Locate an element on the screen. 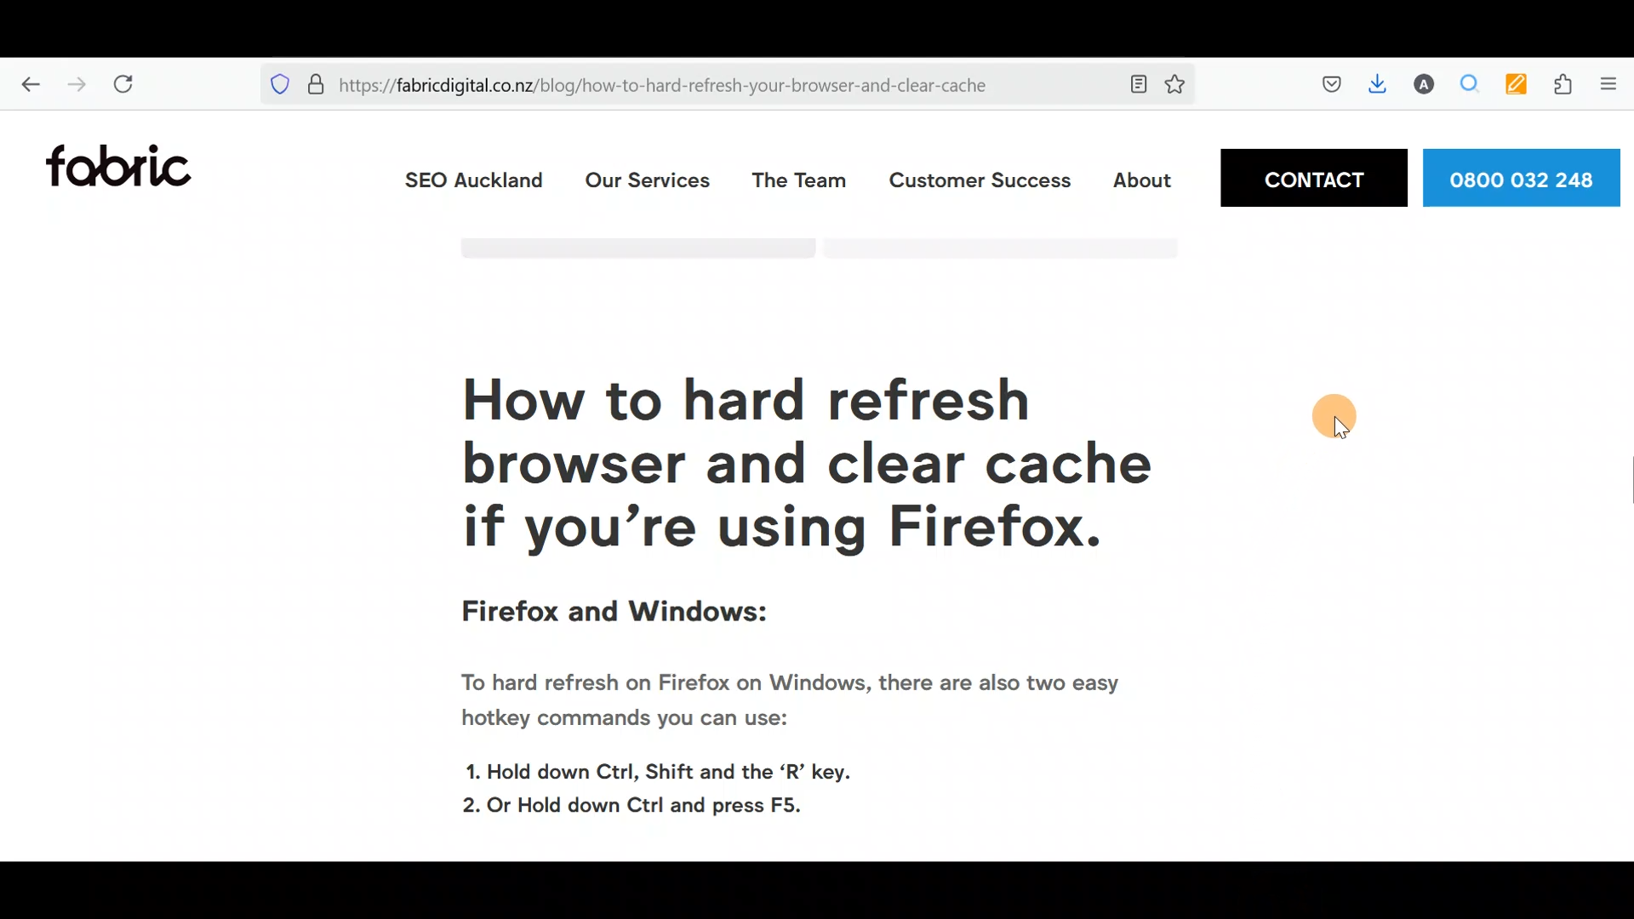 Image resolution: width=1634 pixels, height=919 pixels. Go forward one page is located at coordinates (73, 85).